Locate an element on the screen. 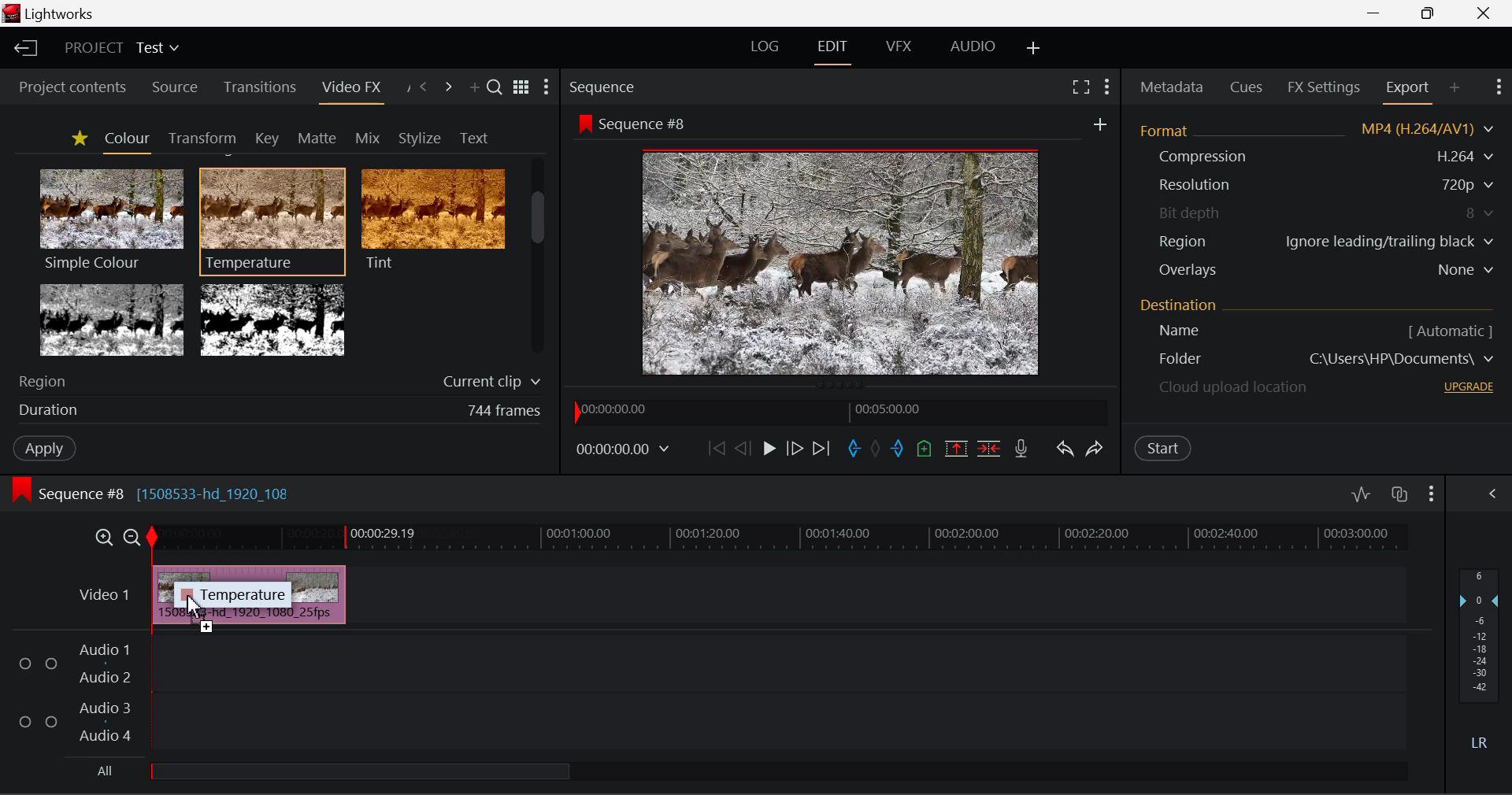 The height and width of the screenshot is (795, 1512). Project contents is located at coordinates (65, 89).